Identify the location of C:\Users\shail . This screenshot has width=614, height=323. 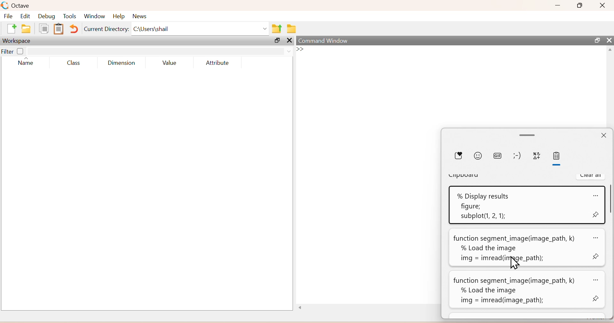
(201, 30).